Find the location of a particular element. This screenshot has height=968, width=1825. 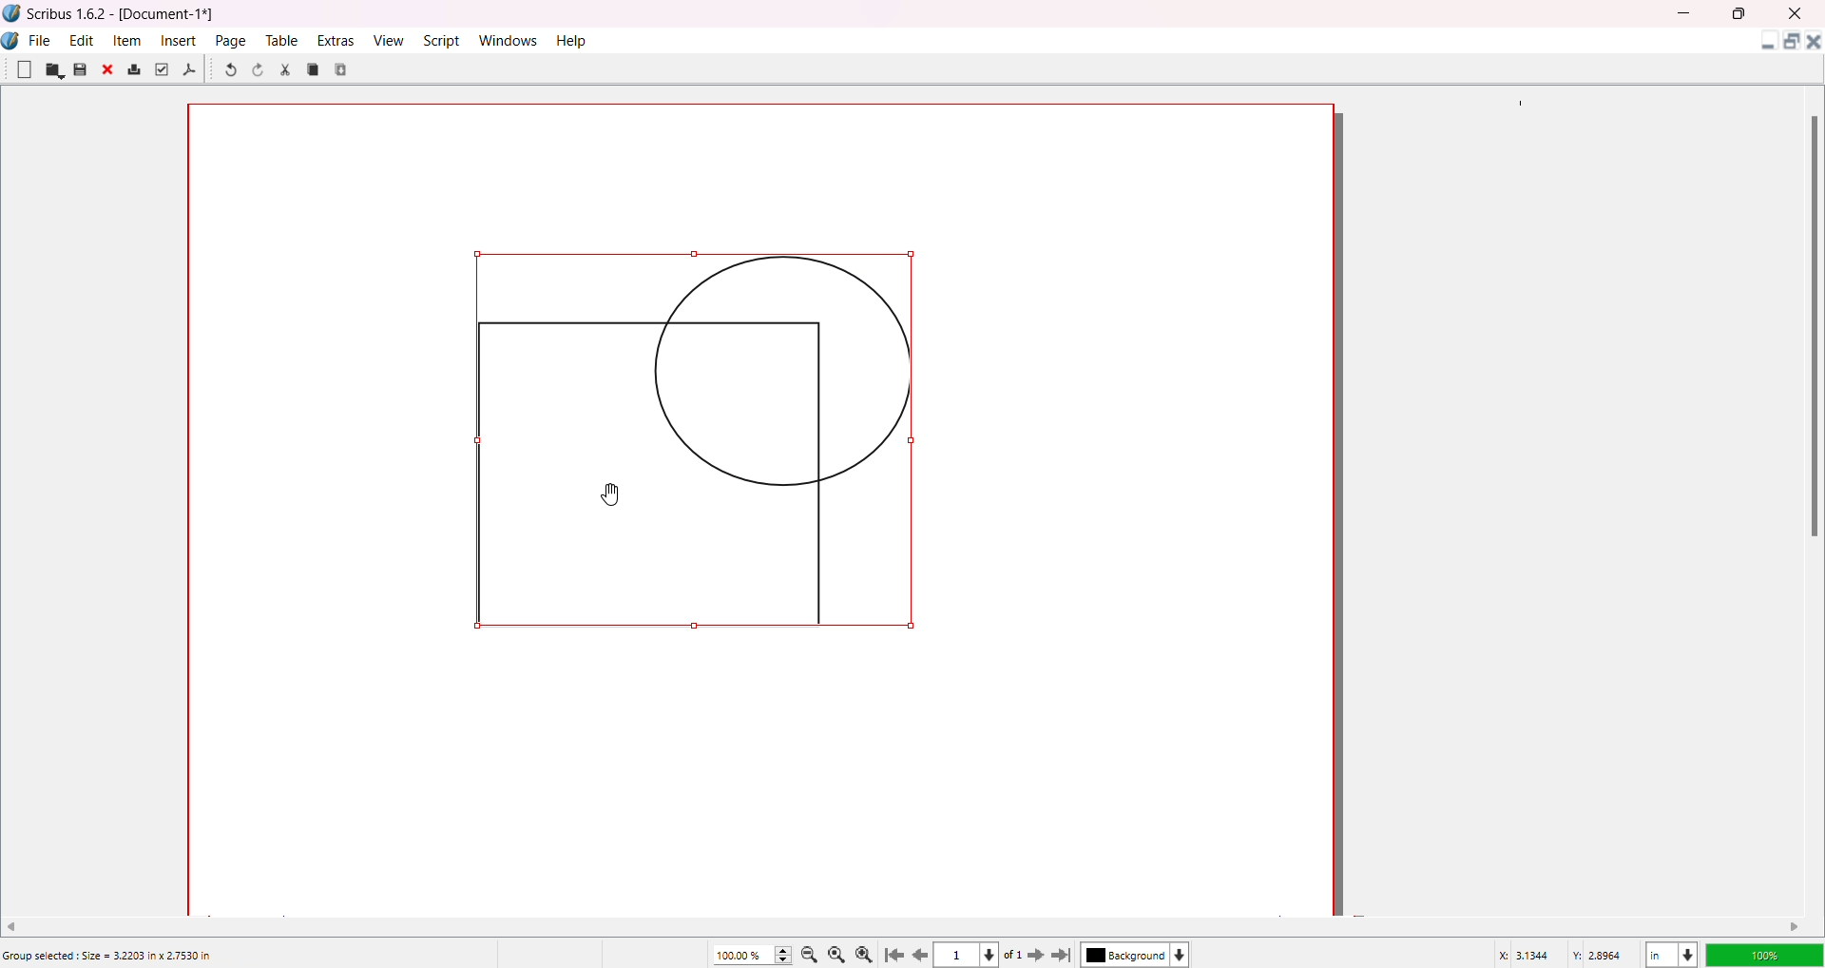

Print is located at coordinates (134, 70).